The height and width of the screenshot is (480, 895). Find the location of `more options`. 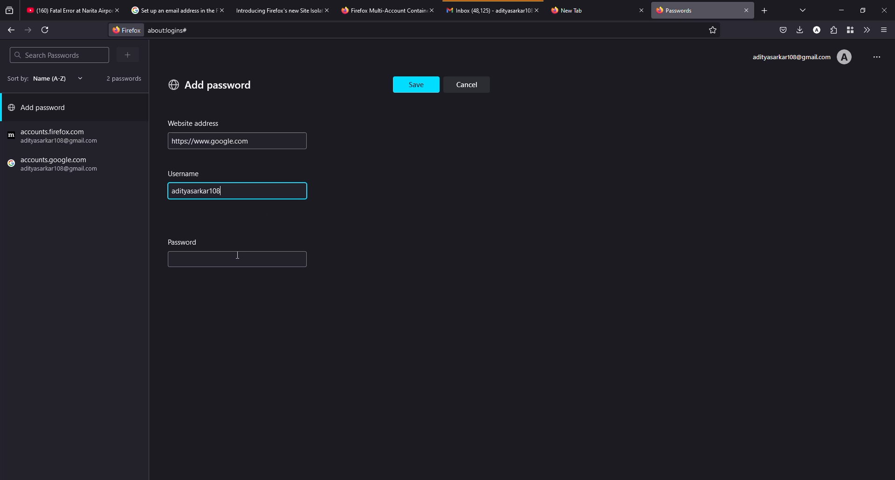

more options is located at coordinates (874, 56).